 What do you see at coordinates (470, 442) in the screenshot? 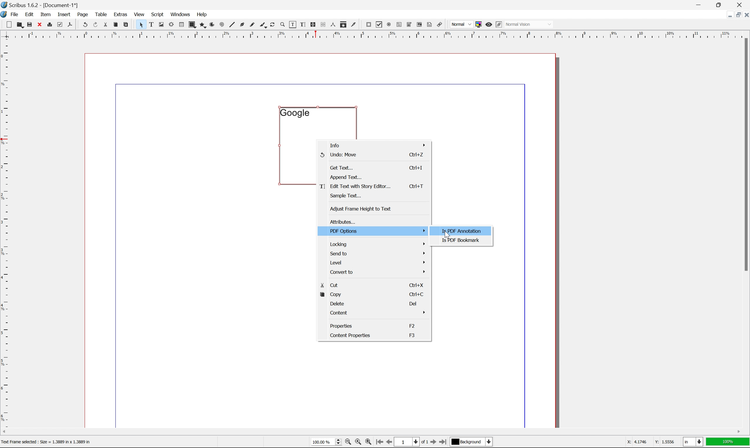
I see `select current layer` at bounding box center [470, 442].